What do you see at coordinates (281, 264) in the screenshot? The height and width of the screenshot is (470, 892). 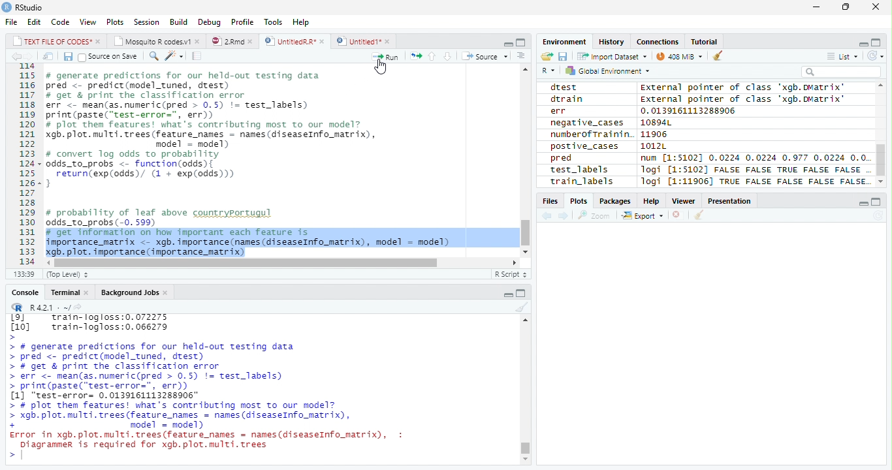 I see `Scroll` at bounding box center [281, 264].